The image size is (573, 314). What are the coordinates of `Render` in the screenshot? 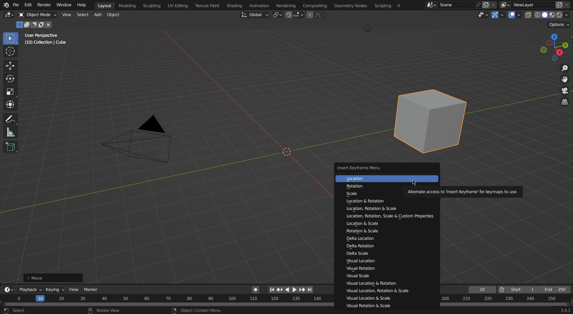 It's located at (45, 4).